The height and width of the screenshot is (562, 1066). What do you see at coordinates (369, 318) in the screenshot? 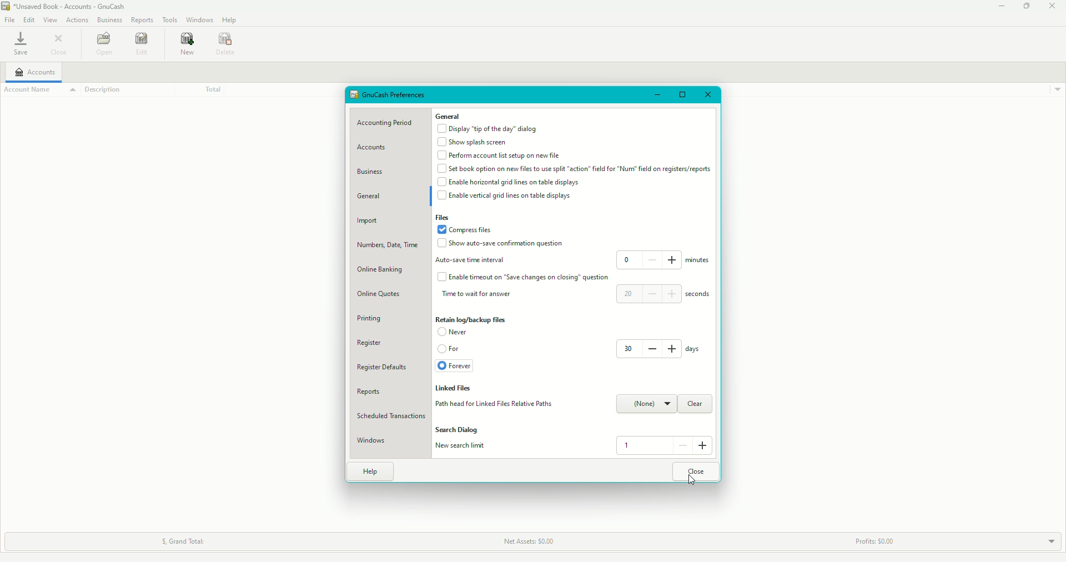
I see `Printing` at bounding box center [369, 318].